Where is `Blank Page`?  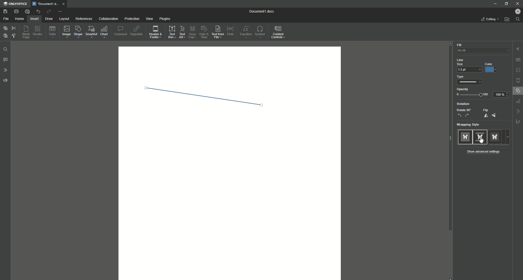
Blank Page is located at coordinates (27, 33).